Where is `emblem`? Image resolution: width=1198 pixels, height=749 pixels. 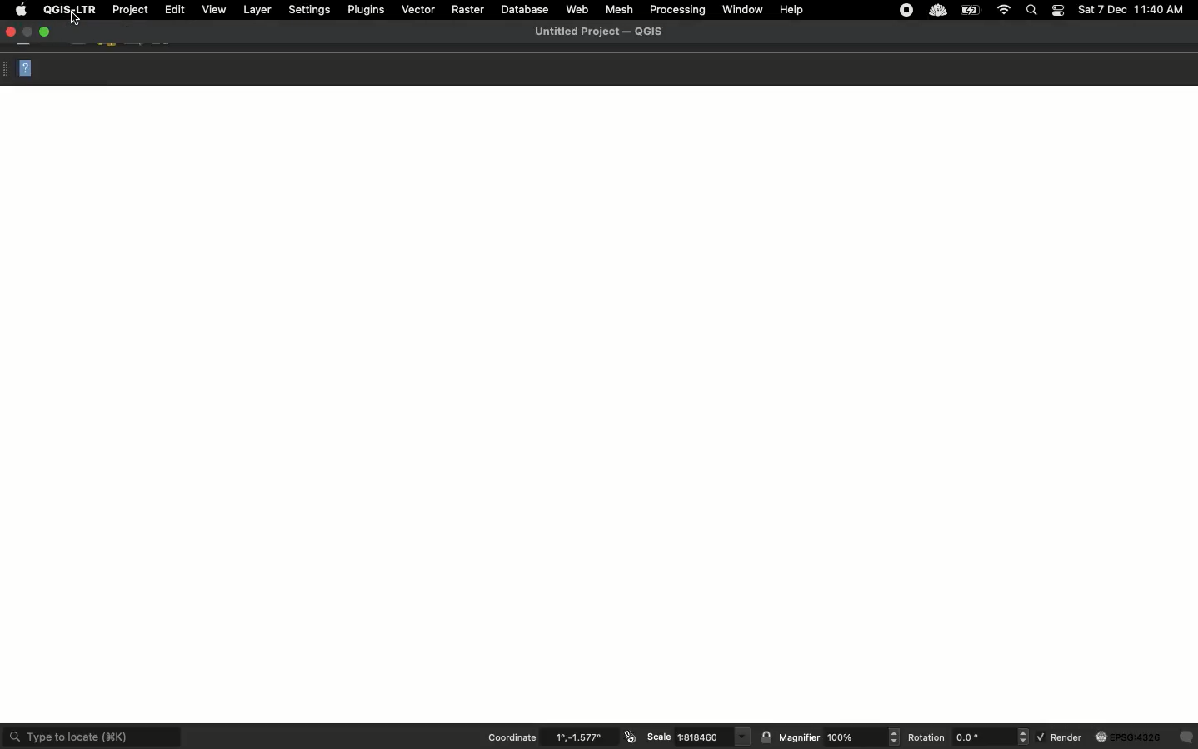
emblem is located at coordinates (766, 737).